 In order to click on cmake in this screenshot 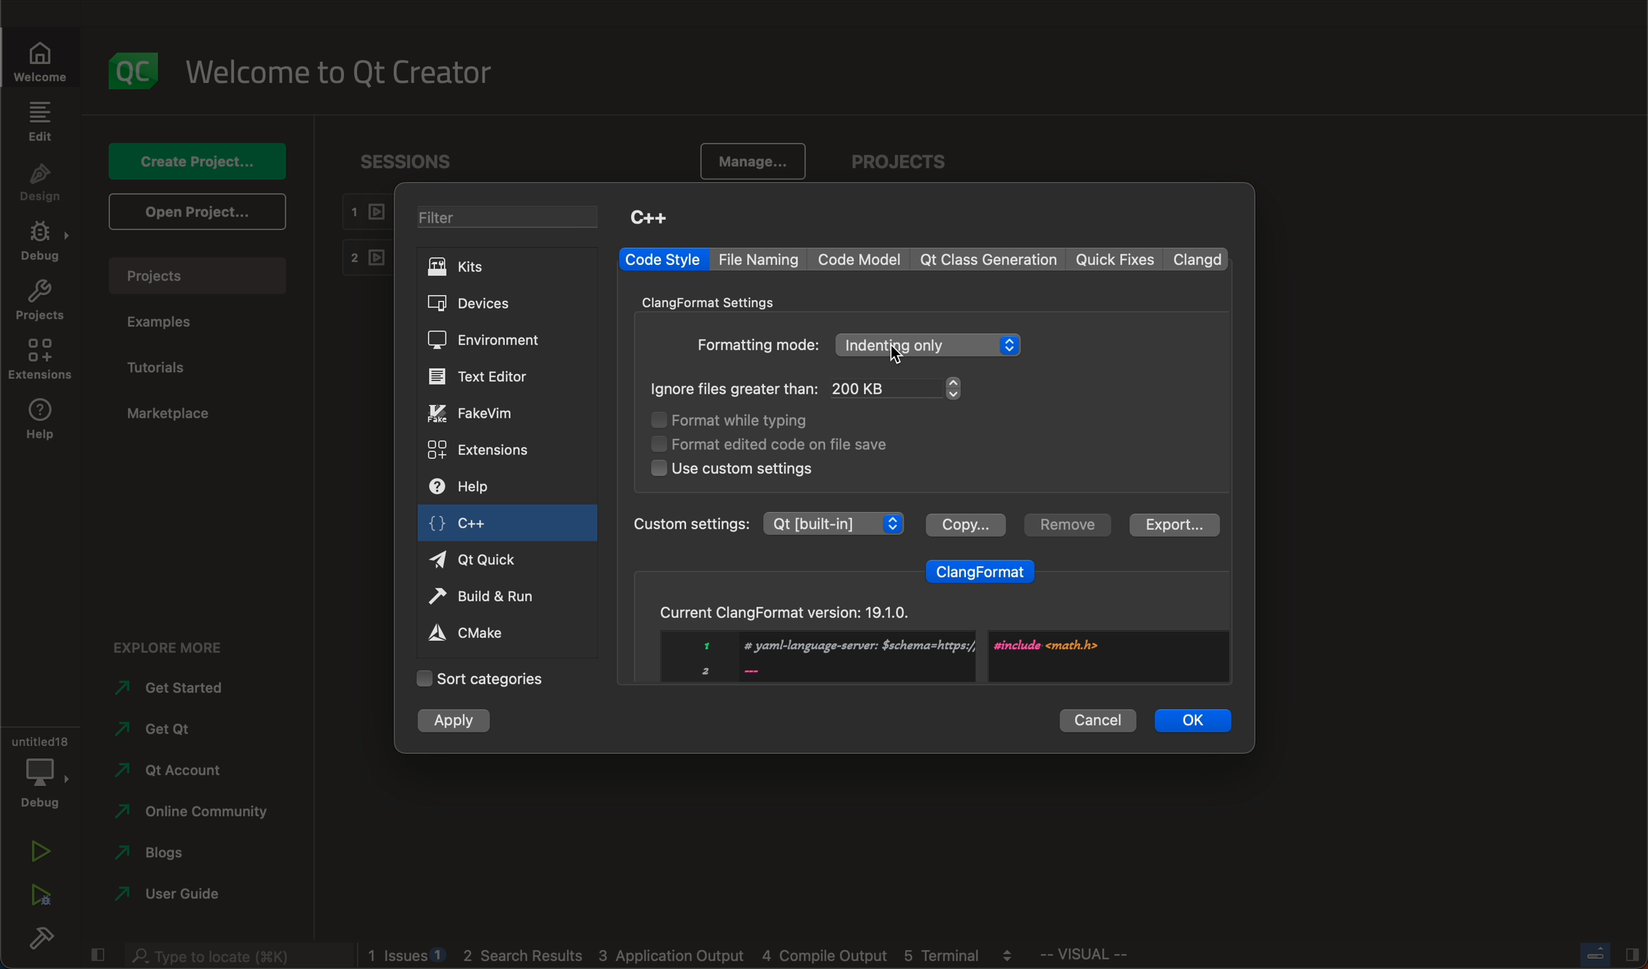, I will do `click(481, 632)`.